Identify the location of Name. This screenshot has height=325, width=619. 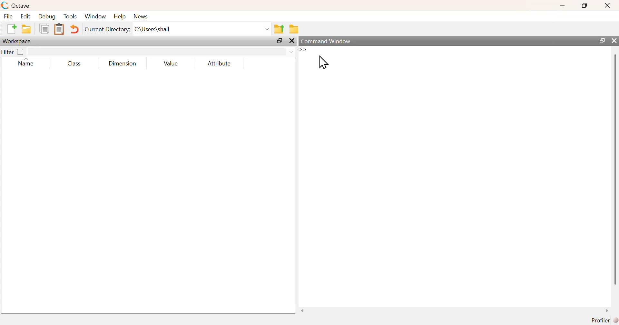
(28, 62).